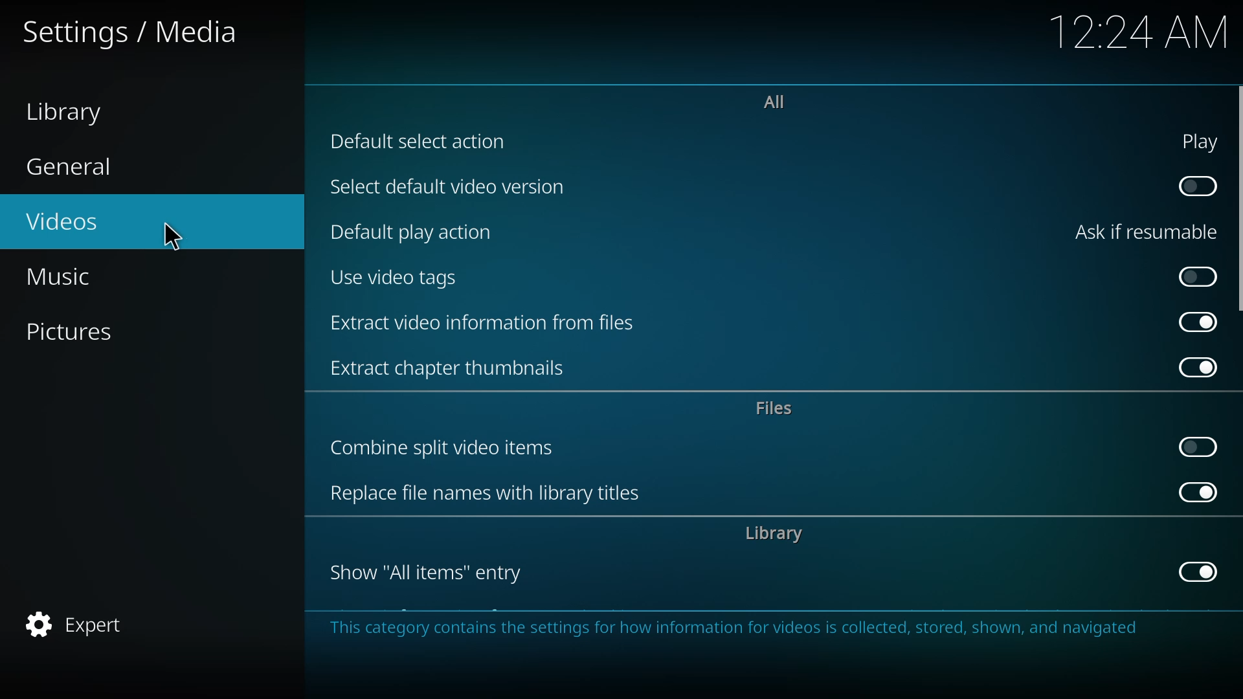 This screenshot has height=699, width=1243. Describe the element at coordinates (1200, 140) in the screenshot. I see `play` at that location.